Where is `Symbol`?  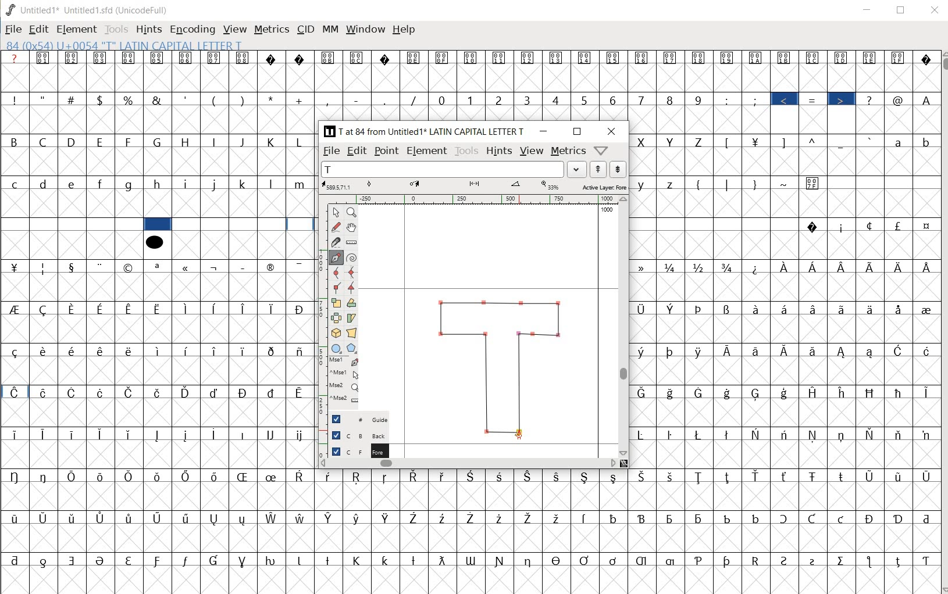 Symbol is located at coordinates (130, 309).